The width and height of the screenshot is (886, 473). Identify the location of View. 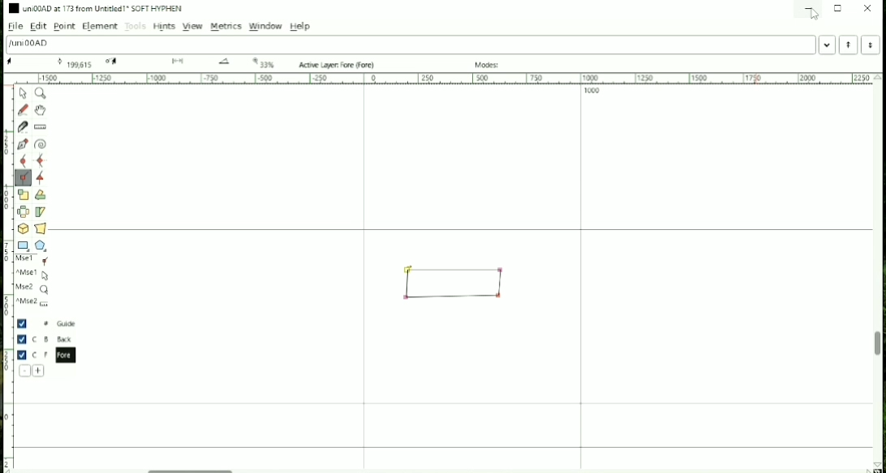
(191, 26).